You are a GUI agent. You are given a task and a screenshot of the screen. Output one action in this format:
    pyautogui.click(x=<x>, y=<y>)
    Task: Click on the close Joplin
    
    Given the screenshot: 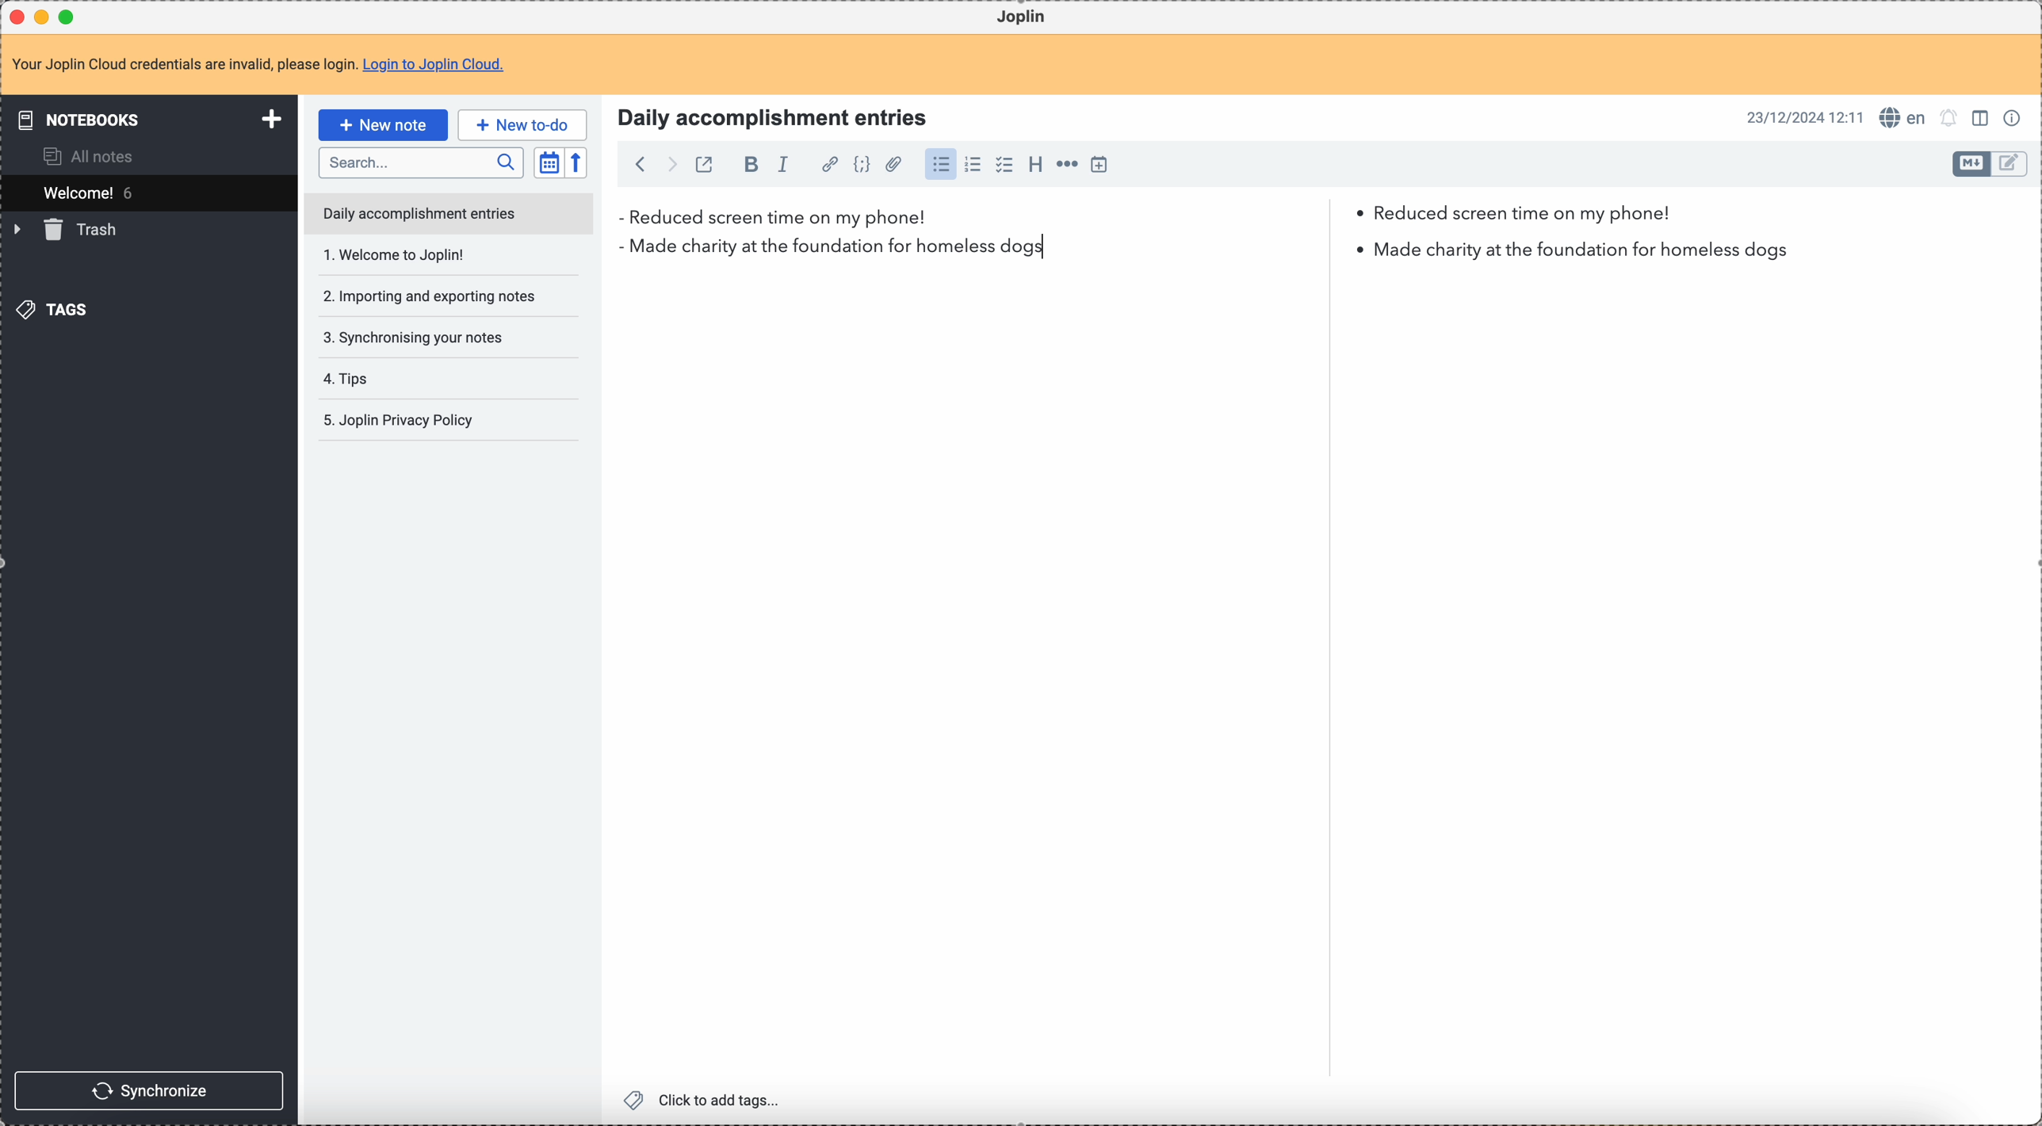 What is the action you would take?
    pyautogui.click(x=19, y=17)
    